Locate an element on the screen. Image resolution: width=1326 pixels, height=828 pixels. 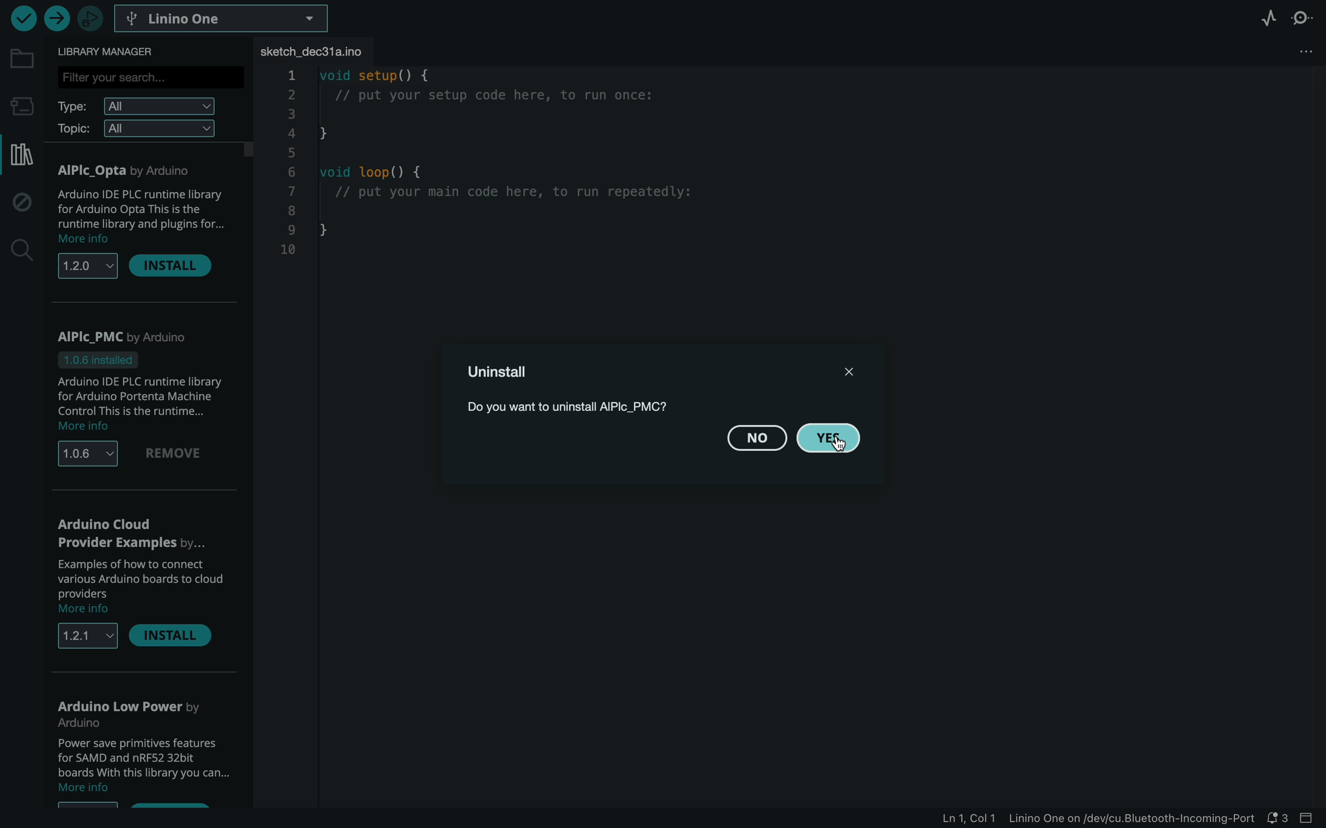
search bar is located at coordinates (148, 79).